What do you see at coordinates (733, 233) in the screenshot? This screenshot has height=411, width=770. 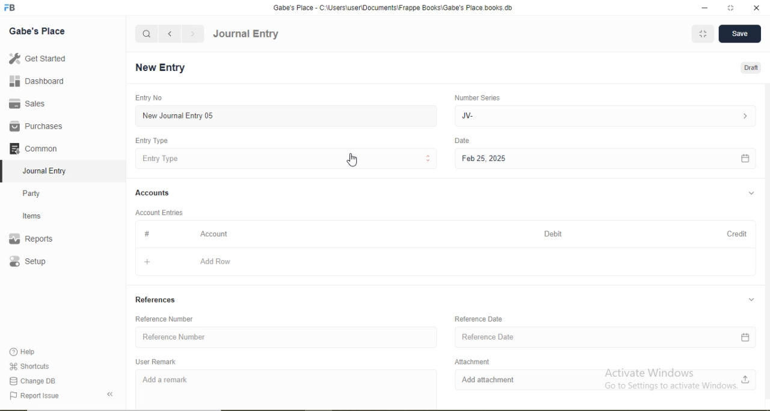 I see `Credit` at bounding box center [733, 233].